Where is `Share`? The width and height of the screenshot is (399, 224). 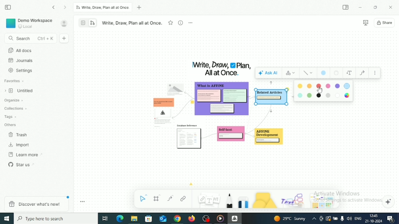 Share is located at coordinates (385, 23).